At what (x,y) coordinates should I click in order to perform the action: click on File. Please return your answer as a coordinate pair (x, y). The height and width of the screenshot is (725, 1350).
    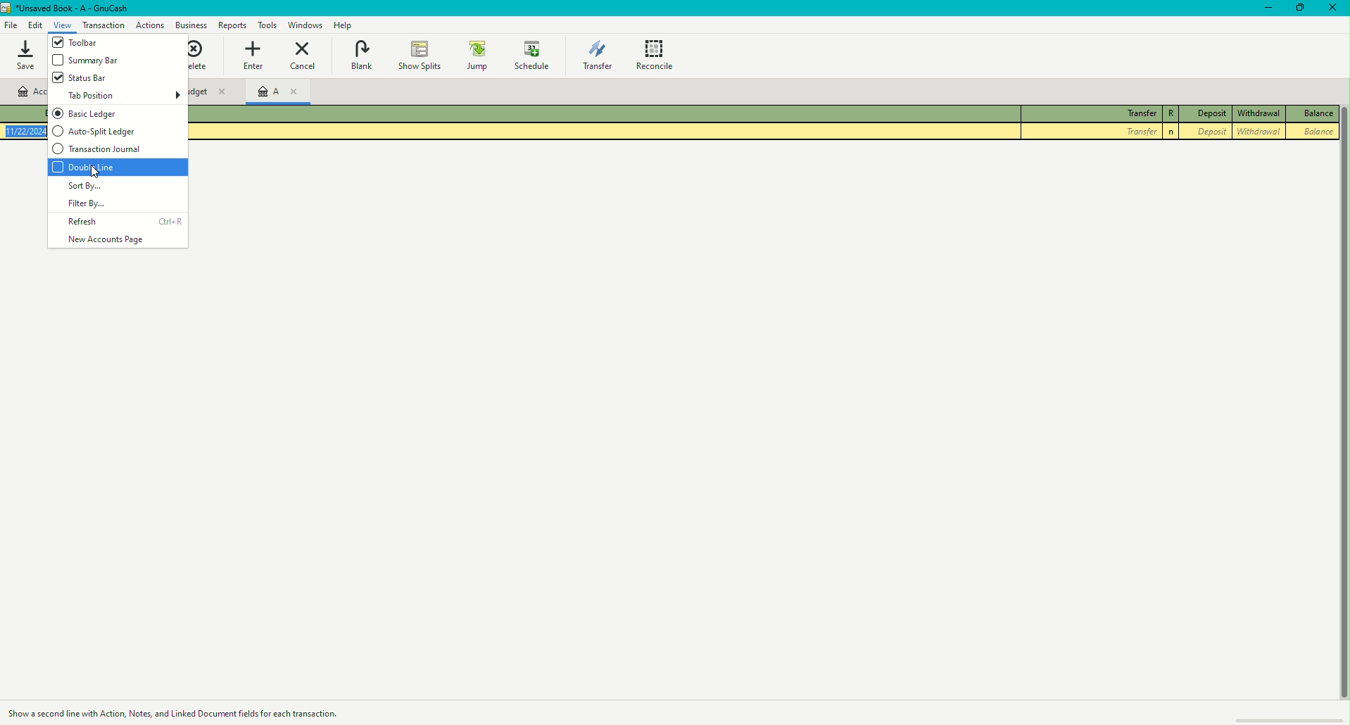
    Looking at the image, I should click on (11, 25).